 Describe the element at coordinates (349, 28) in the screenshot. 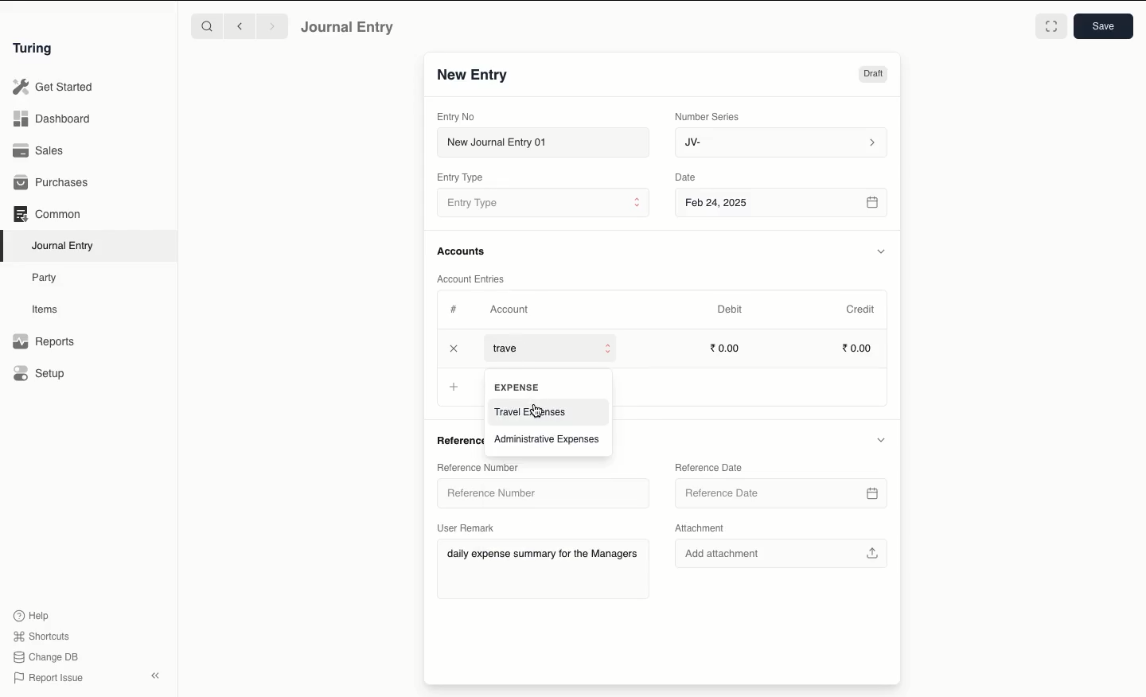

I see `Journal Entry` at that location.